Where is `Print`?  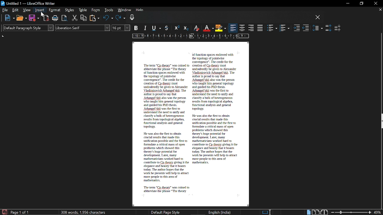
Print is located at coordinates (56, 19).